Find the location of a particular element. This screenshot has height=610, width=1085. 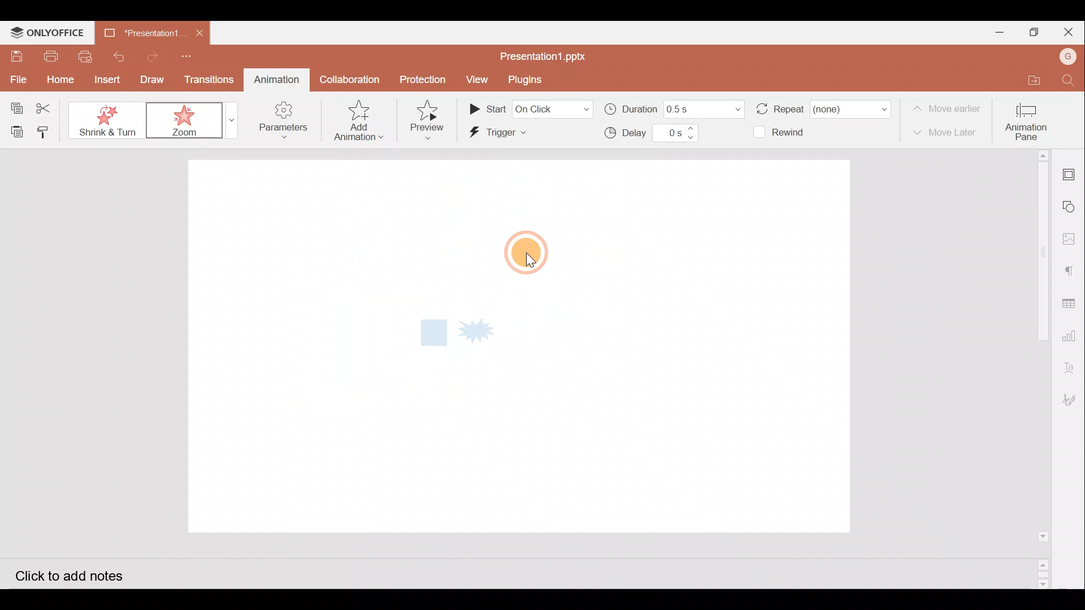

Trigger is located at coordinates (518, 134).